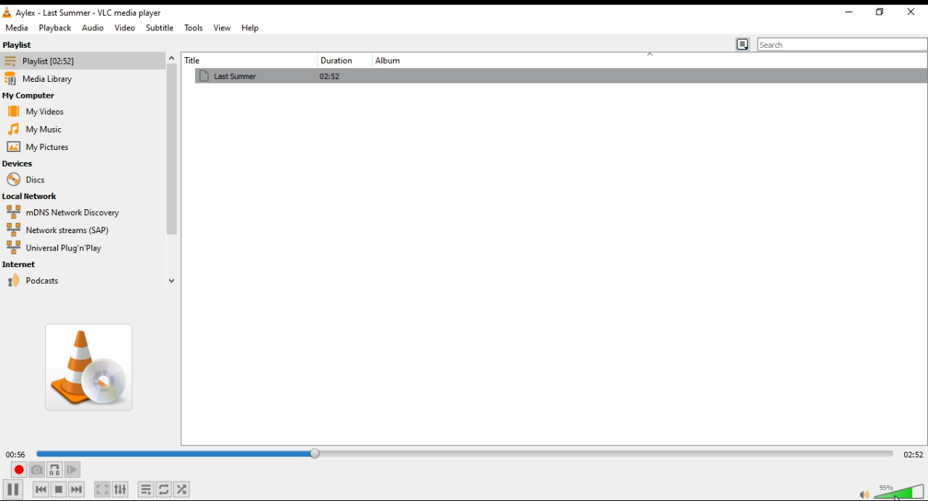 This screenshot has width=928, height=501. What do you see at coordinates (251, 28) in the screenshot?
I see `help` at bounding box center [251, 28].